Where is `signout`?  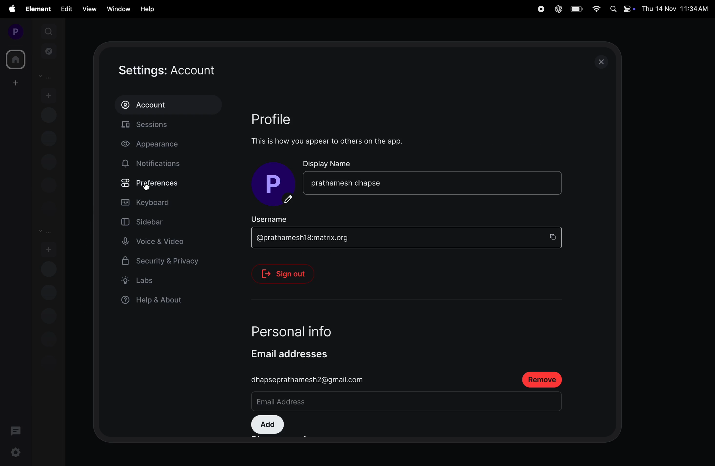 signout is located at coordinates (285, 275).